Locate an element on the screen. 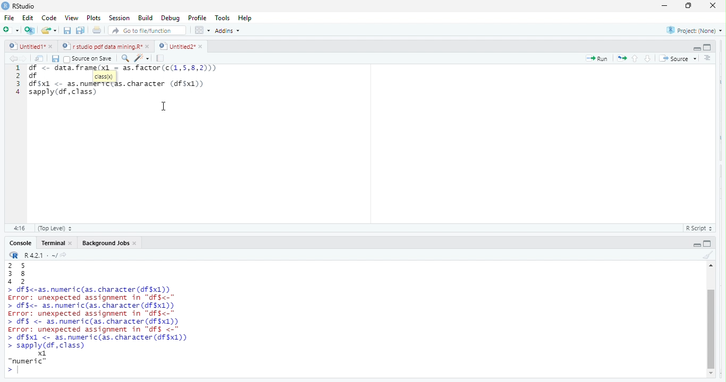 The height and width of the screenshot is (382, 726). go to next section /chunk is located at coordinates (648, 59).